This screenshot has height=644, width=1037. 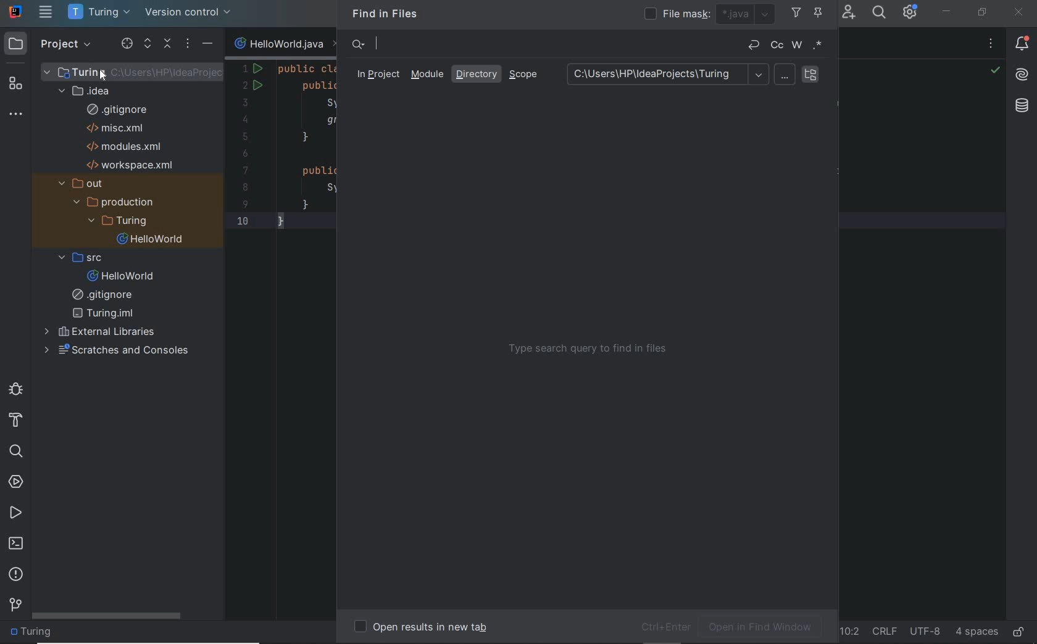 I want to click on shift+enter, so click(x=786, y=75).